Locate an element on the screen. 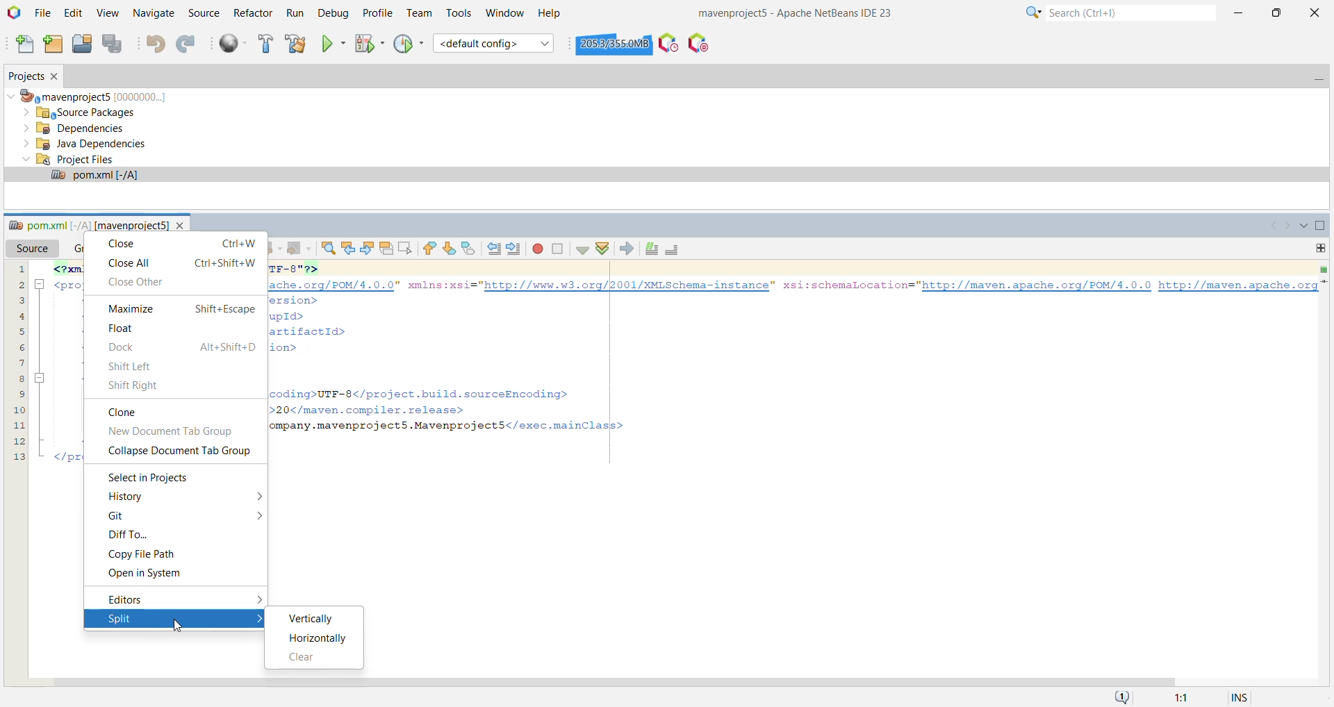 This screenshot has height=707, width=1334. Help is located at coordinates (550, 14).